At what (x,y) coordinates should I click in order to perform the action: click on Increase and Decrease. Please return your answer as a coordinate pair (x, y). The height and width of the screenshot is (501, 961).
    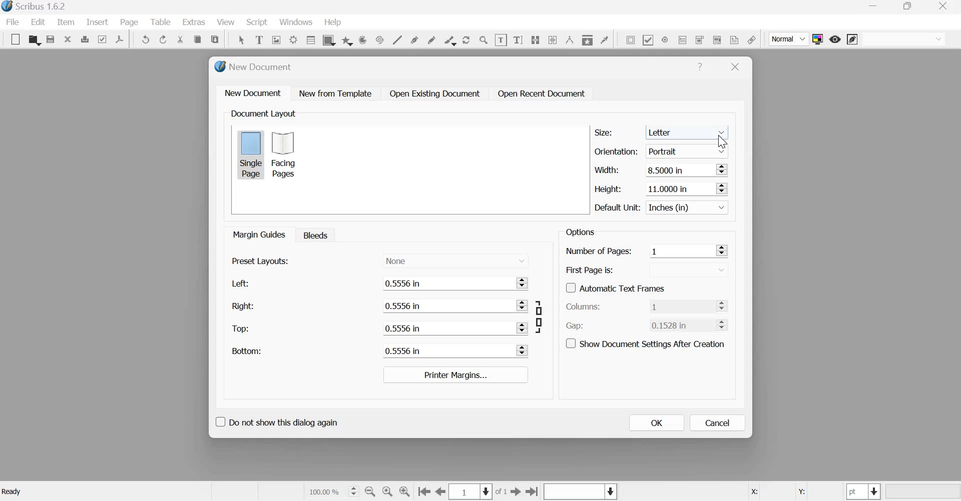
    Looking at the image, I should click on (523, 350).